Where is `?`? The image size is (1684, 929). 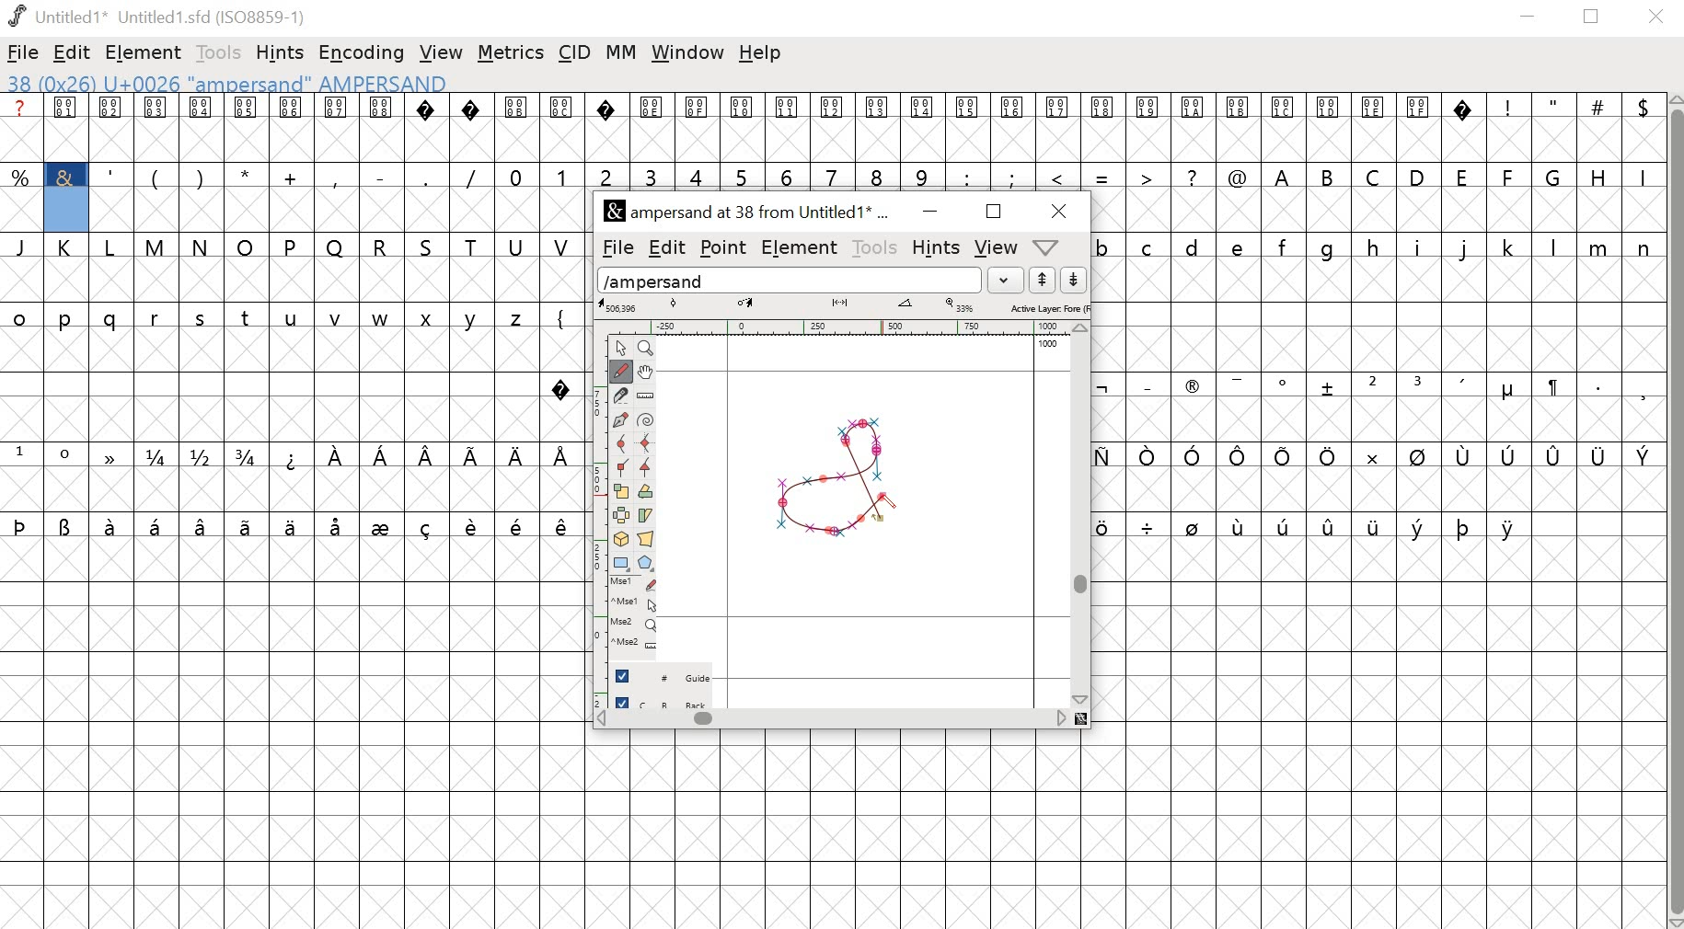 ? is located at coordinates (606, 128).